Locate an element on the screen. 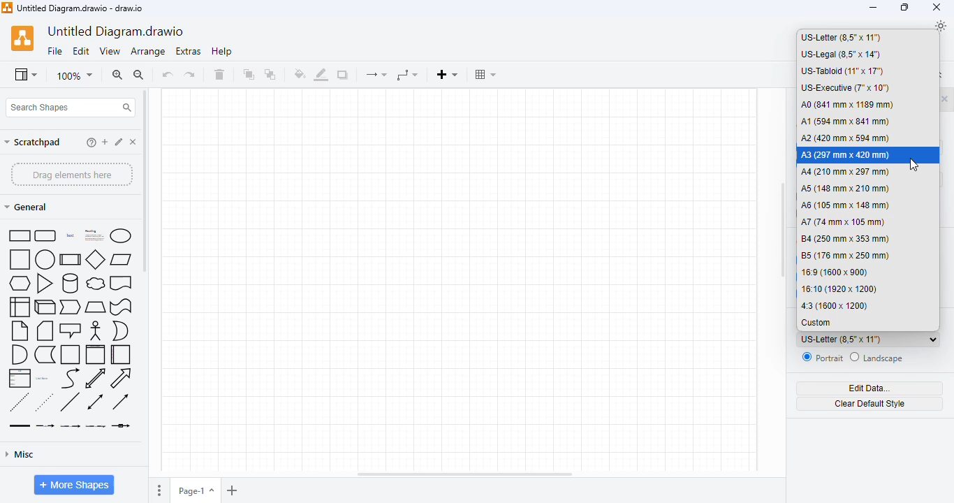 The width and height of the screenshot is (954, 503). curve is located at coordinates (71, 378).